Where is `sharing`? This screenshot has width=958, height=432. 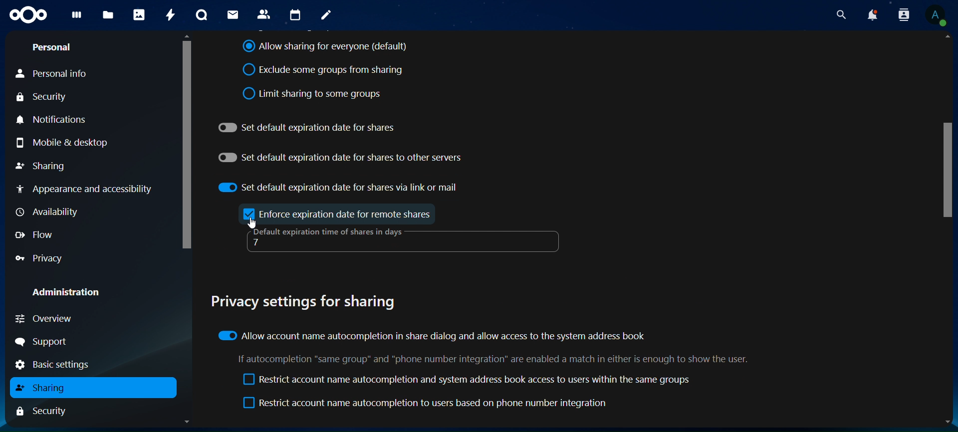
sharing is located at coordinates (42, 165).